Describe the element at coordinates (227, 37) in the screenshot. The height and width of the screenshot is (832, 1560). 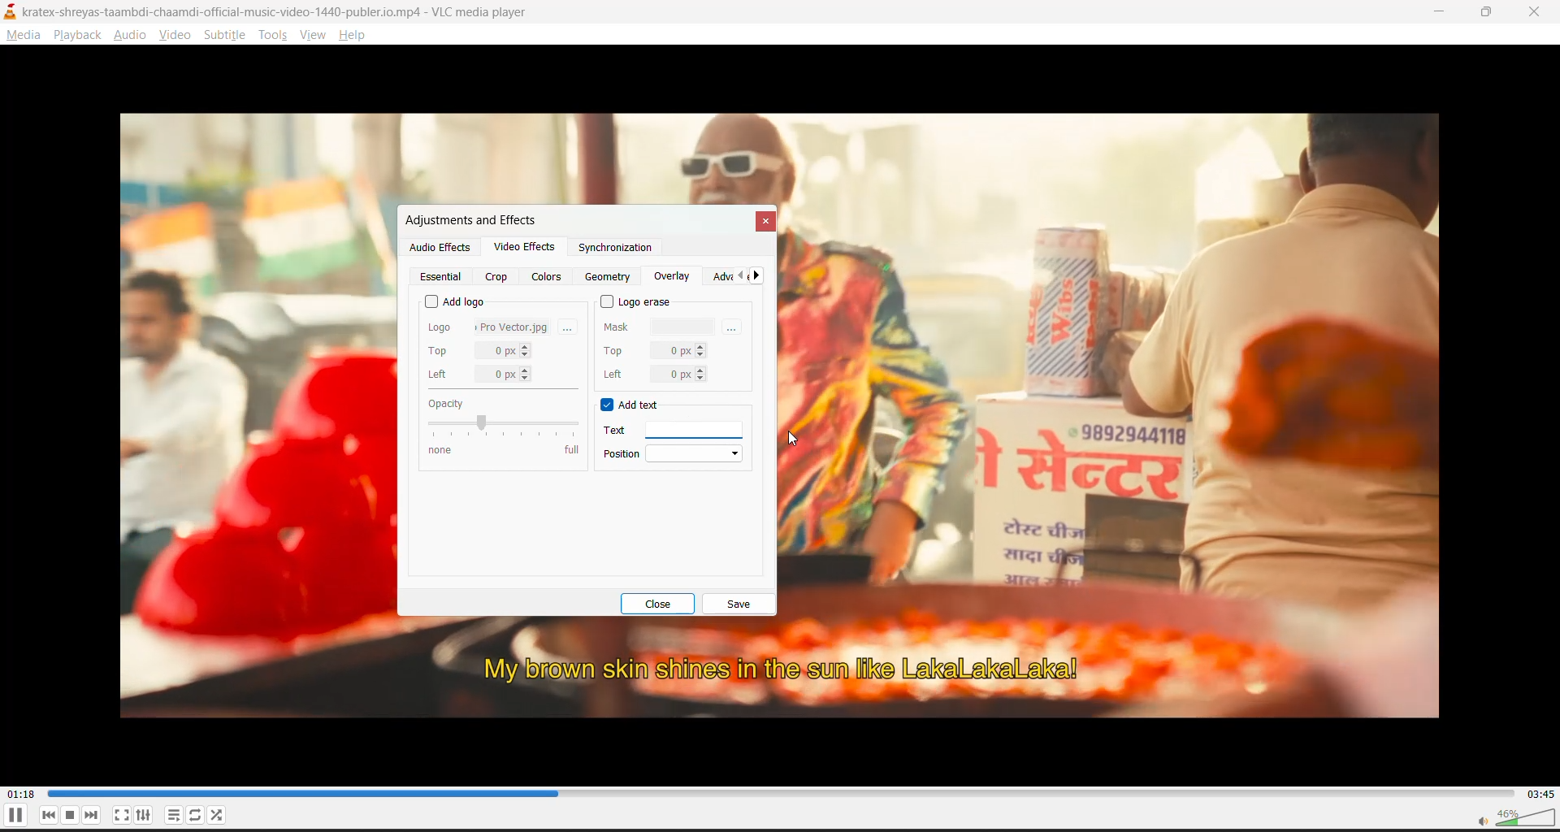
I see `subtitle` at that location.